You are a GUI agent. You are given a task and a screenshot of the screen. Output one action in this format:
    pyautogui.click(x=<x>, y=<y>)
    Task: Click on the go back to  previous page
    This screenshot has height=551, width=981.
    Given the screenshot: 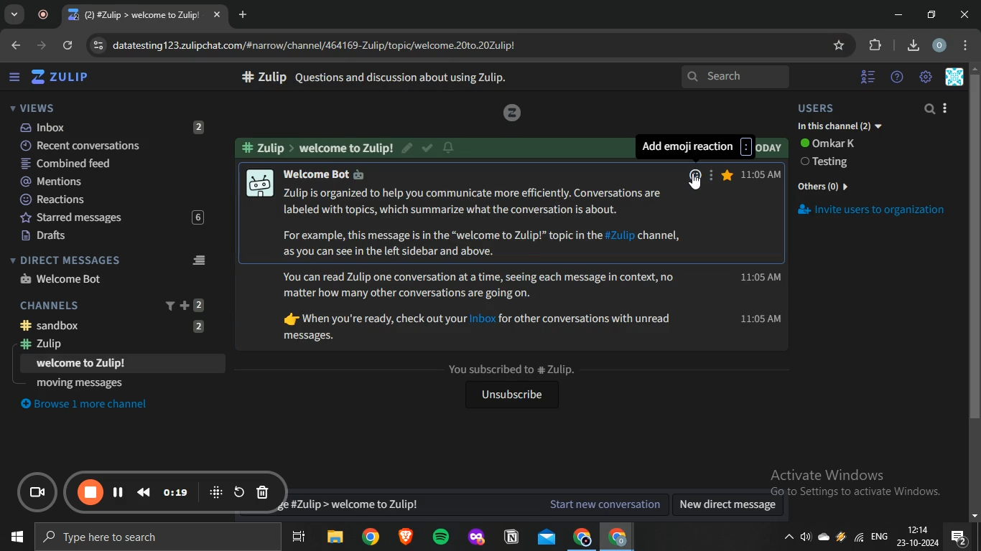 What is the action you would take?
    pyautogui.click(x=14, y=44)
    